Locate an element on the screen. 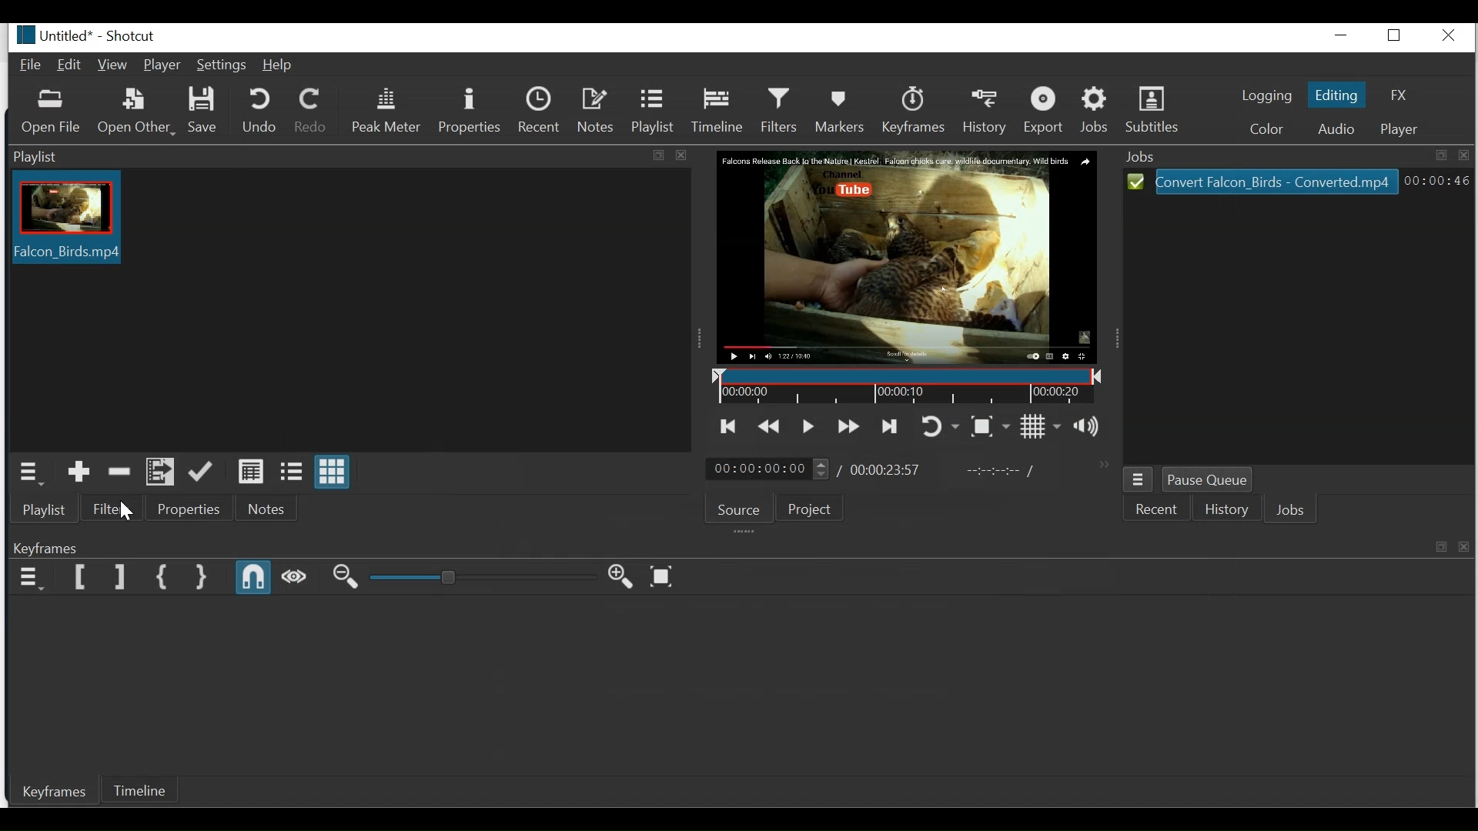  Player is located at coordinates (1403, 128).